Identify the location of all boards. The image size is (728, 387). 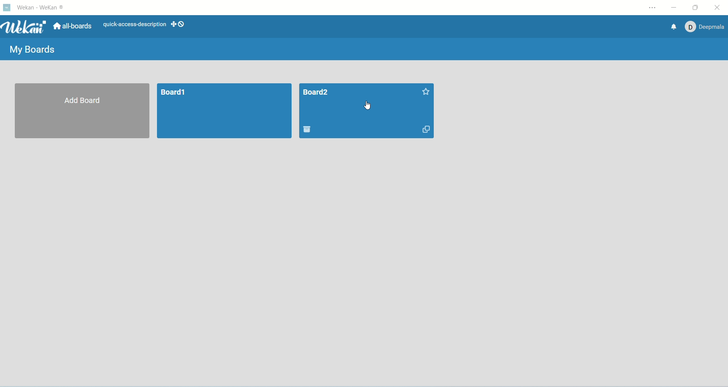
(74, 26).